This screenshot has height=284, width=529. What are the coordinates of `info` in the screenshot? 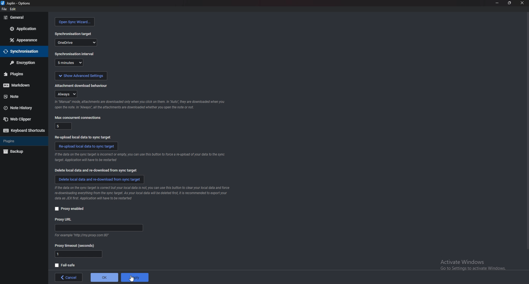 It's located at (139, 105).